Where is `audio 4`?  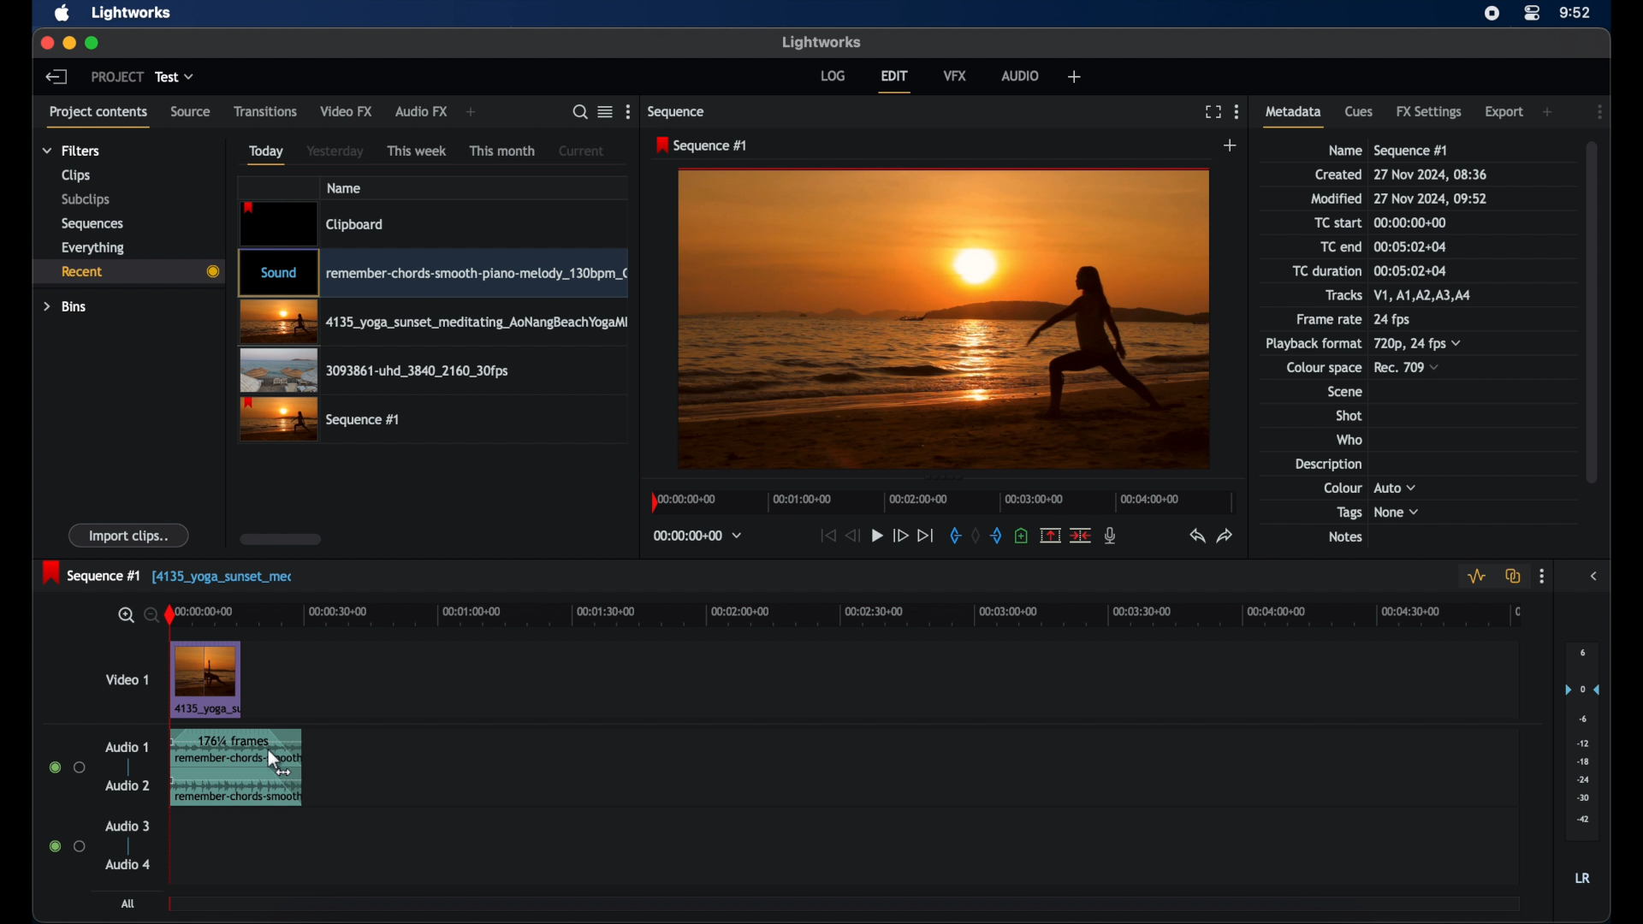 audio 4 is located at coordinates (128, 866).